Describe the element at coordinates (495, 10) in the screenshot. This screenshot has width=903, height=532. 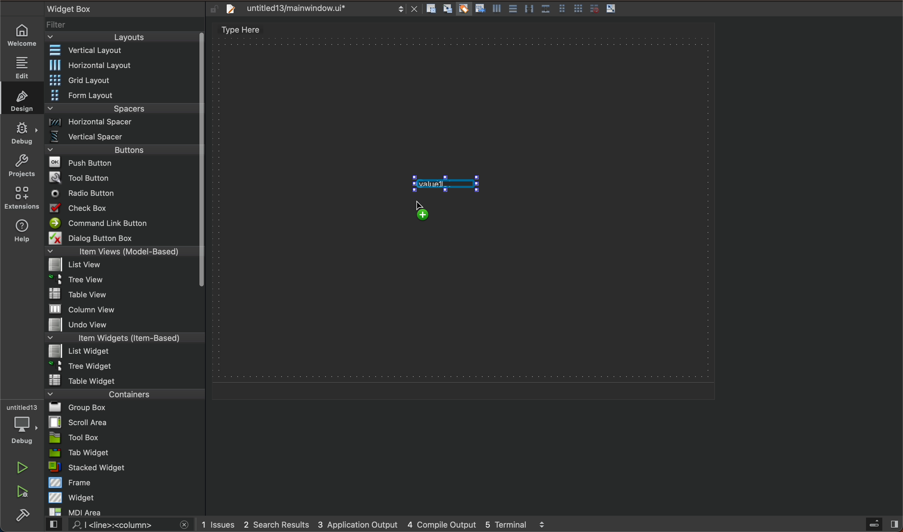
I see `` at that location.